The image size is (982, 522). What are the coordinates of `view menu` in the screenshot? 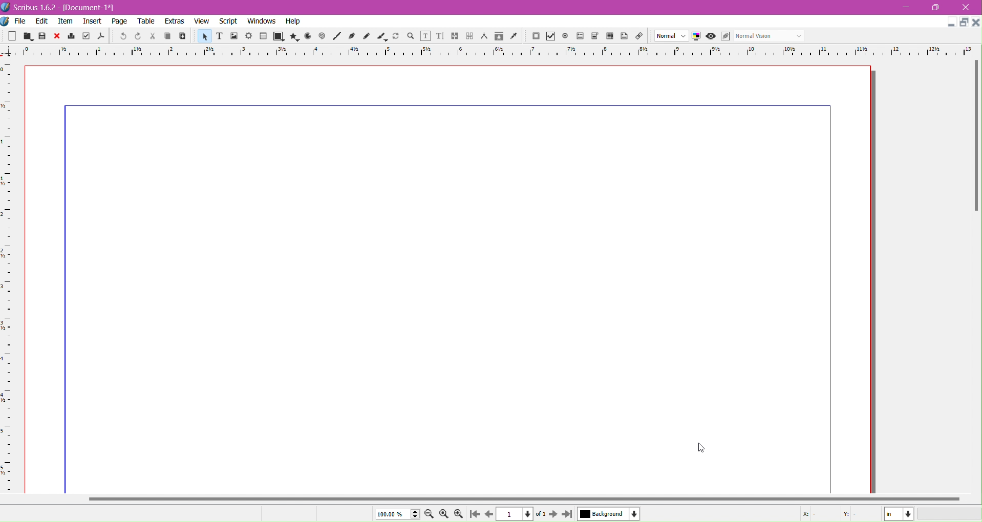 It's located at (202, 21).